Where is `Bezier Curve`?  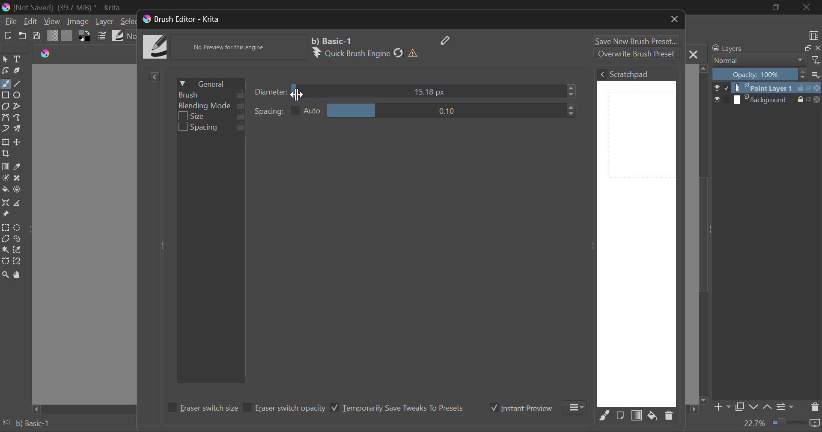
Bezier Curve is located at coordinates (7, 117).